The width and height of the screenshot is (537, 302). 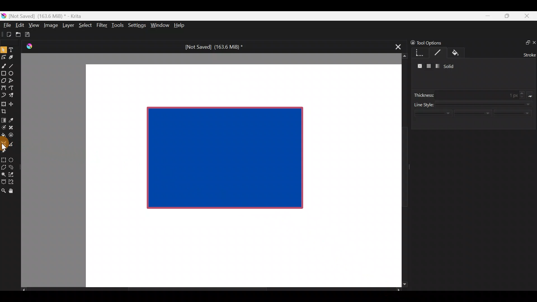 I want to click on Bezier curve selection tool, so click(x=3, y=181).